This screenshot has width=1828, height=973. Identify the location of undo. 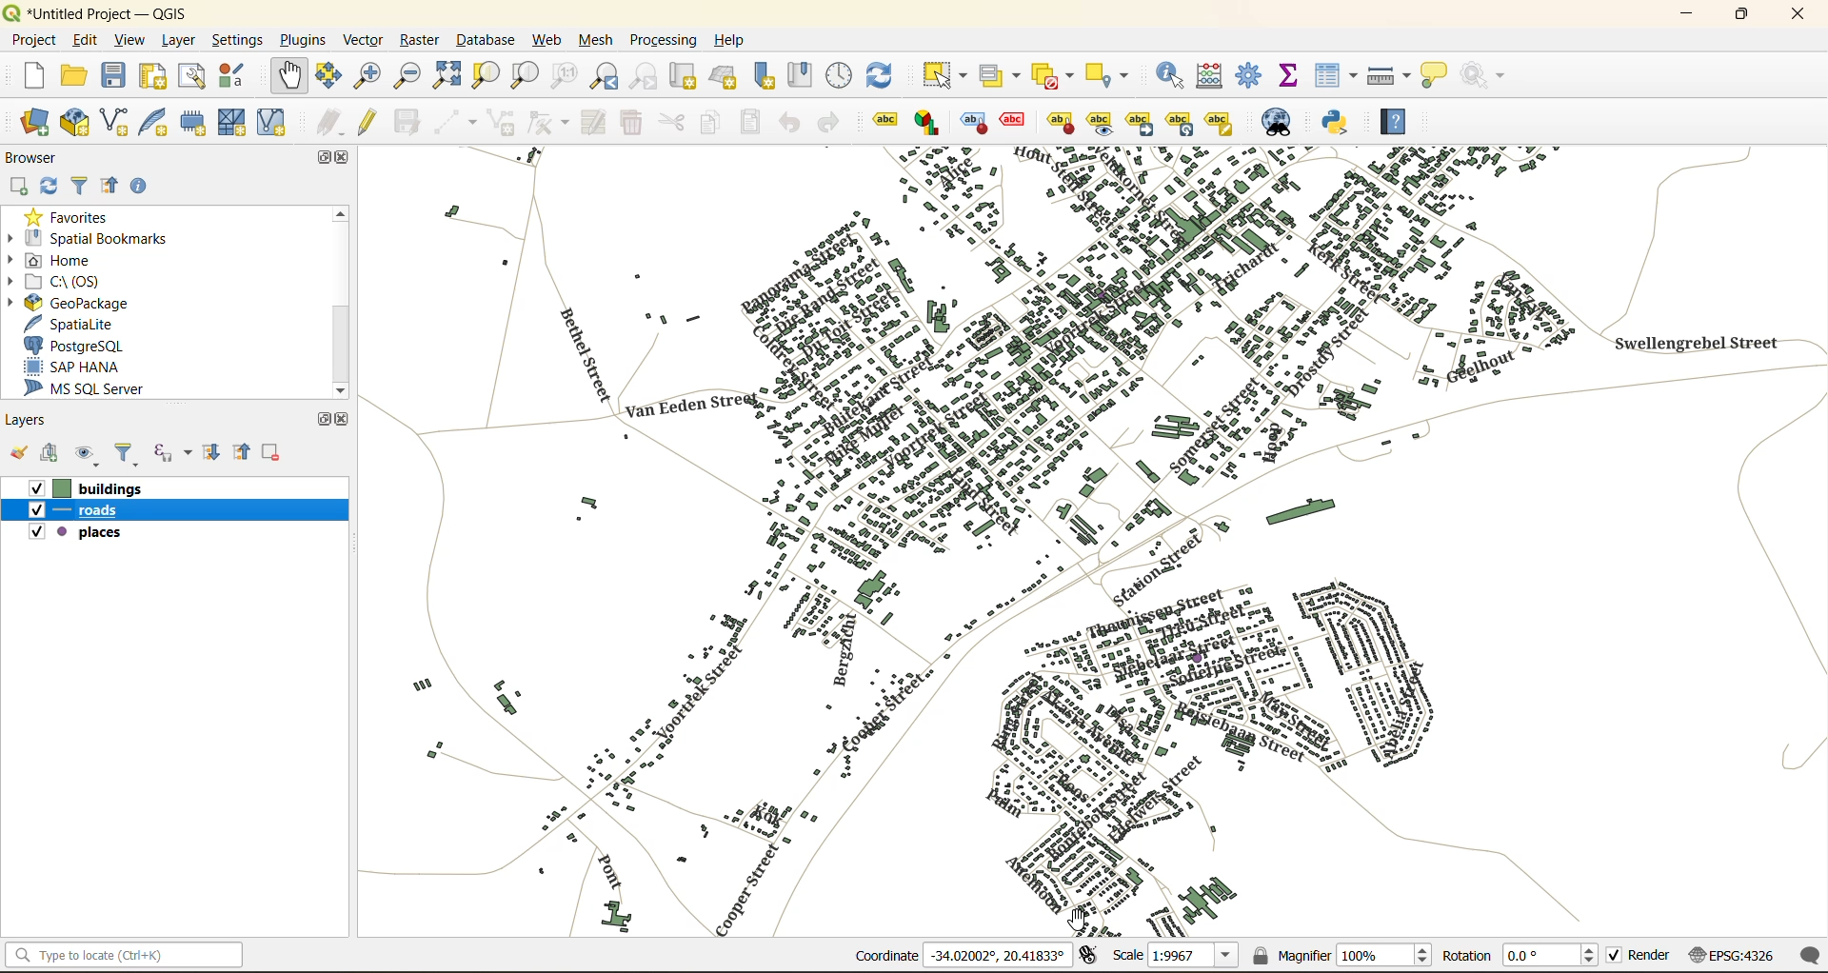
(788, 124).